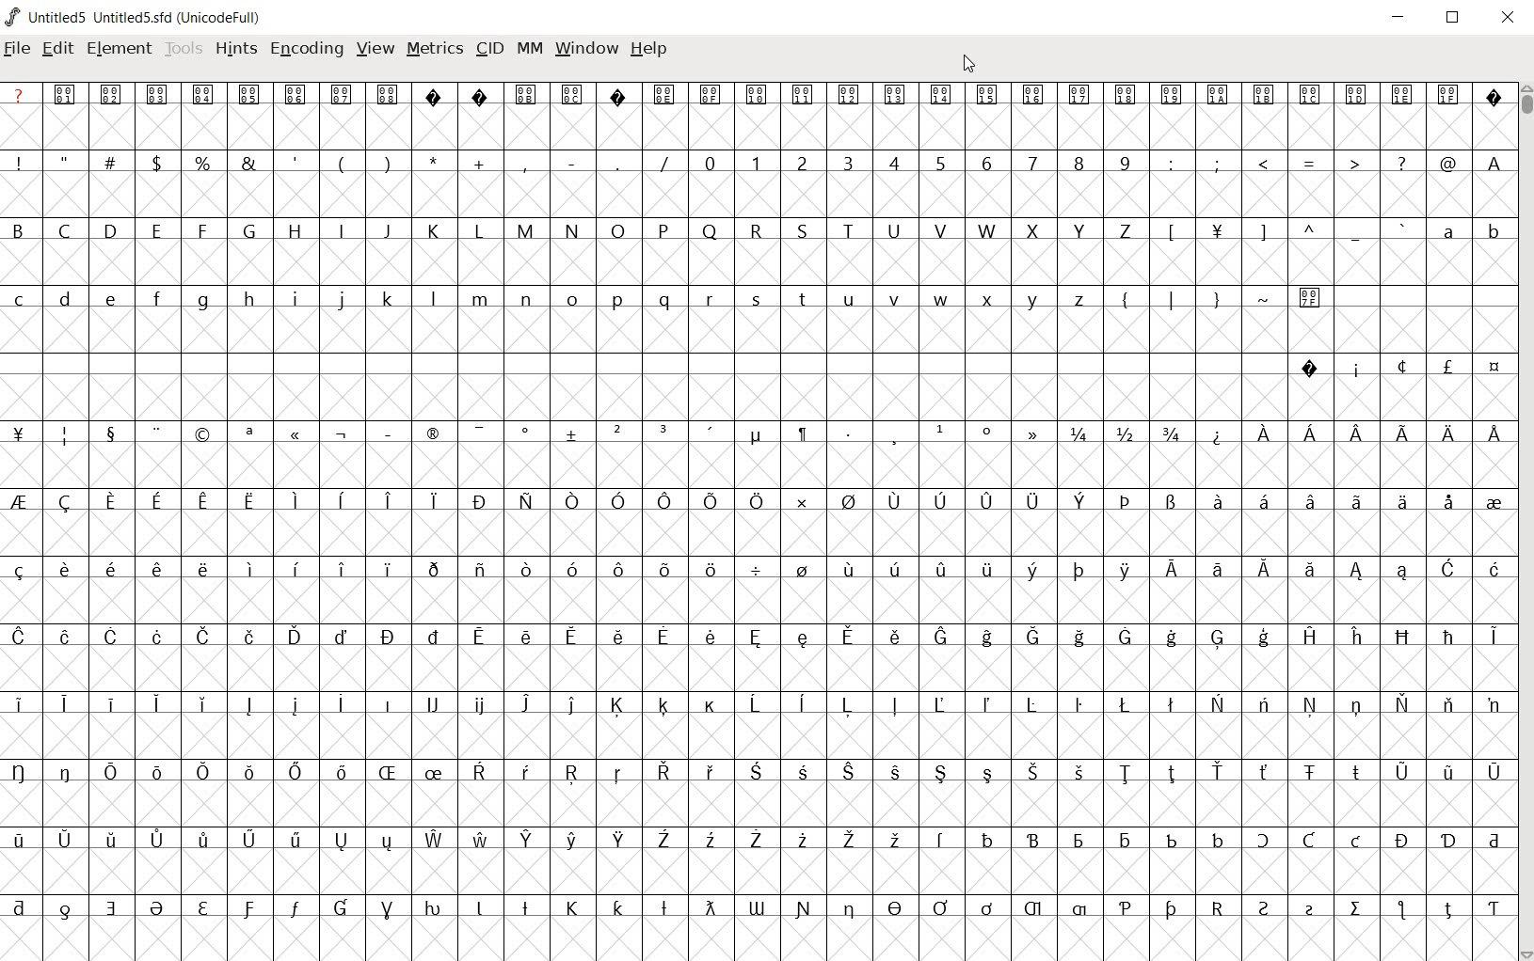 The width and height of the screenshot is (1534, 961). I want to click on Symbol, so click(386, 431).